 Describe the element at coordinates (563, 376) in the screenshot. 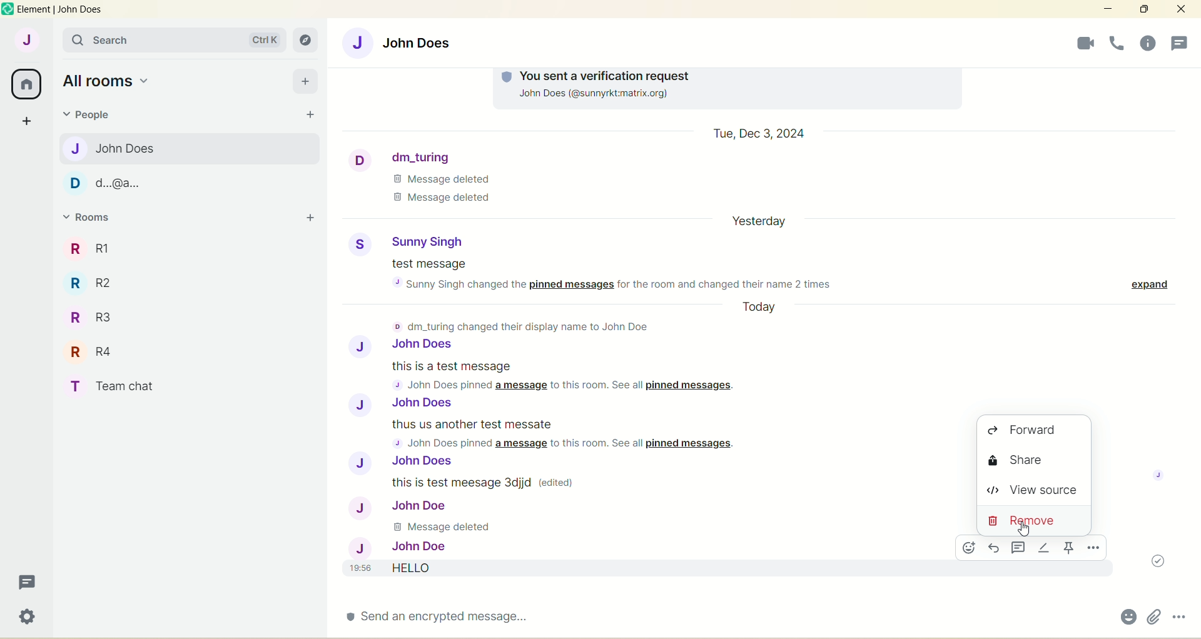

I see `this is a test message
4 John Does pinned a message to this room. See all pinned messages.` at that location.